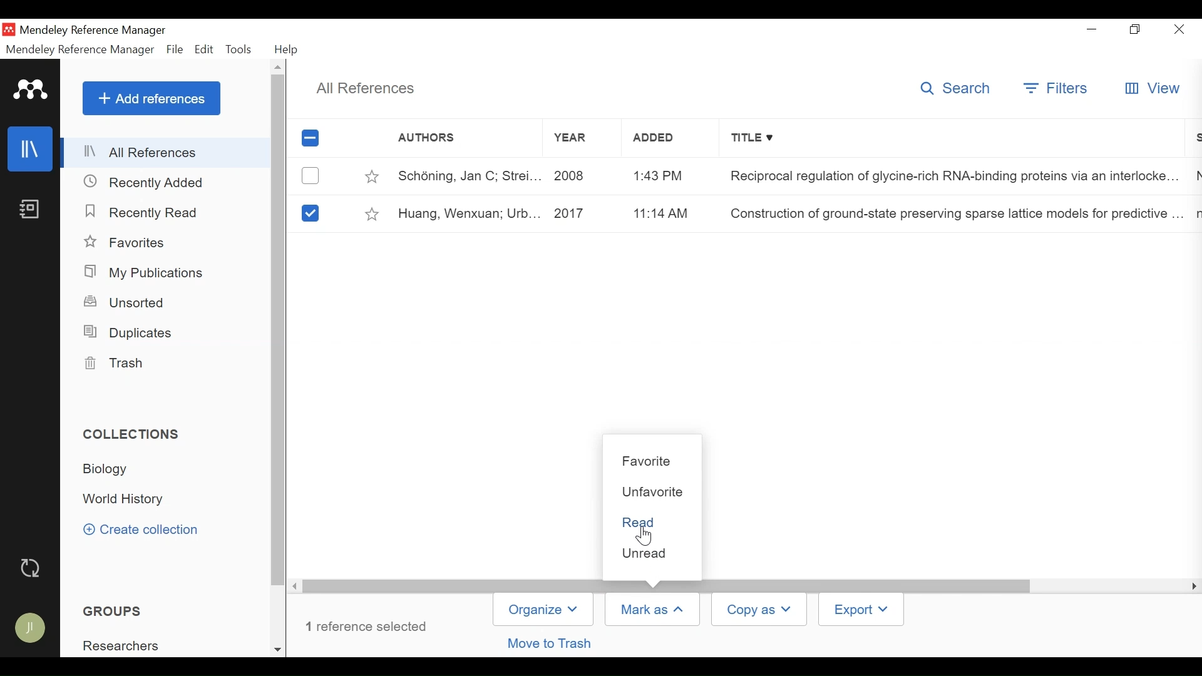  I want to click on Copy As, so click(758, 610).